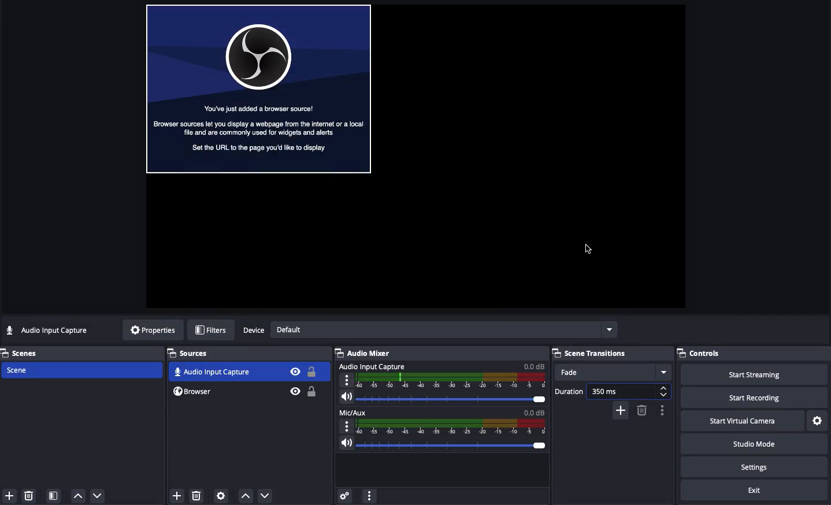 This screenshot has width=831, height=505. What do you see at coordinates (413, 353) in the screenshot?
I see `Audio Mixer` at bounding box center [413, 353].